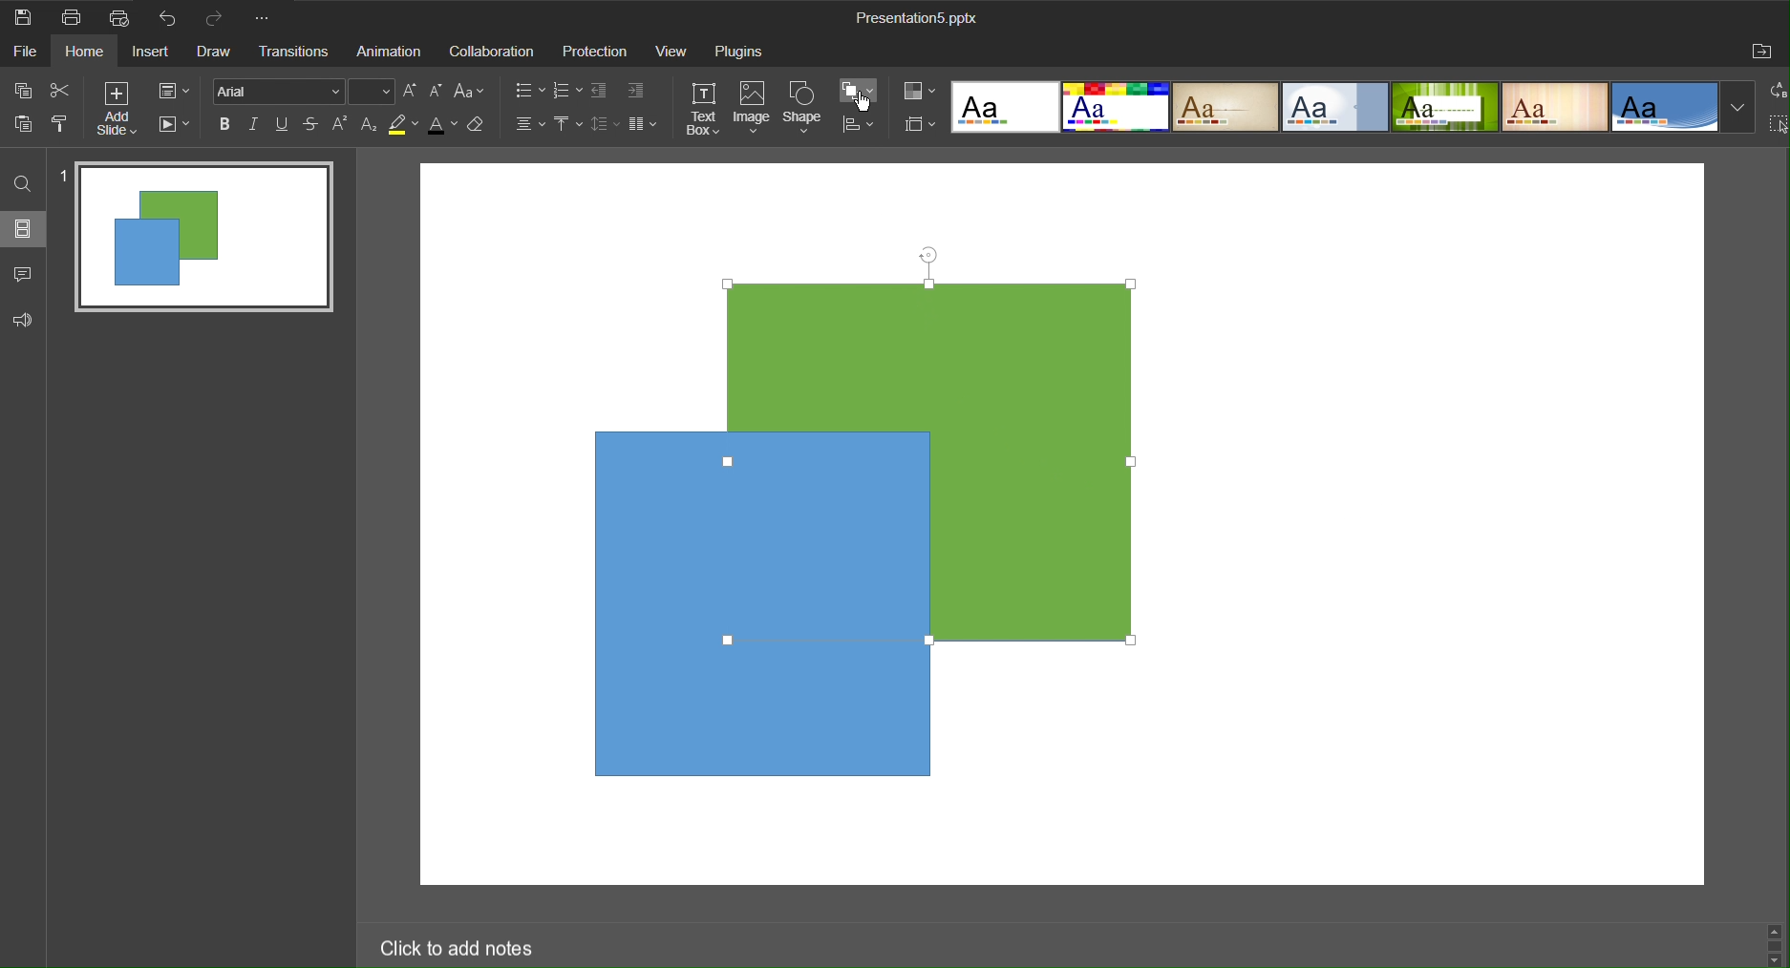 The height and width of the screenshot is (968, 1790). I want to click on Subscript, so click(369, 125).